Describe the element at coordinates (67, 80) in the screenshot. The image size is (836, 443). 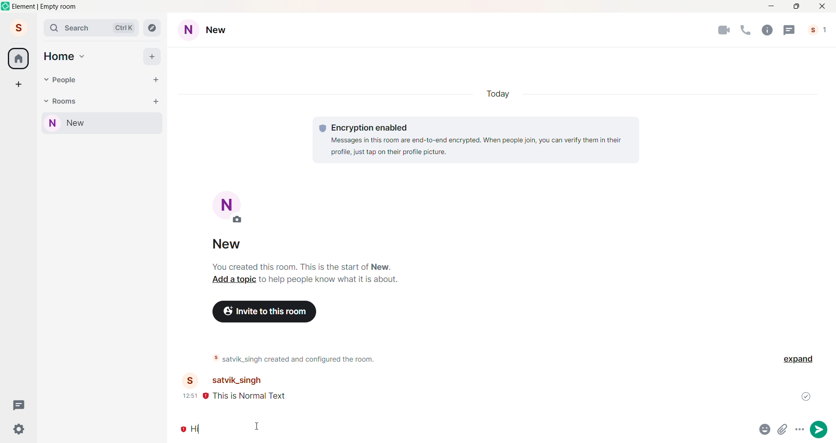
I see `People` at that location.